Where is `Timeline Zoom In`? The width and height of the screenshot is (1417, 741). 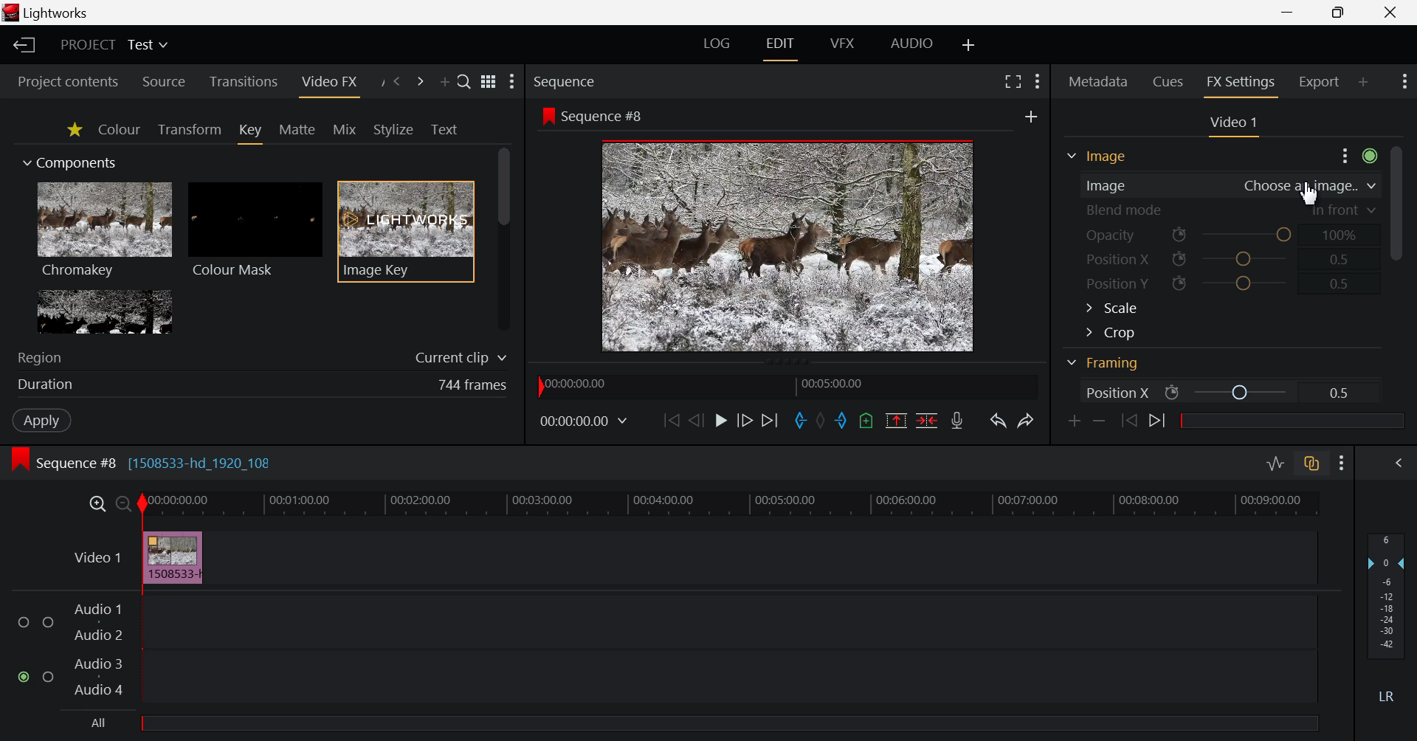 Timeline Zoom In is located at coordinates (96, 501).